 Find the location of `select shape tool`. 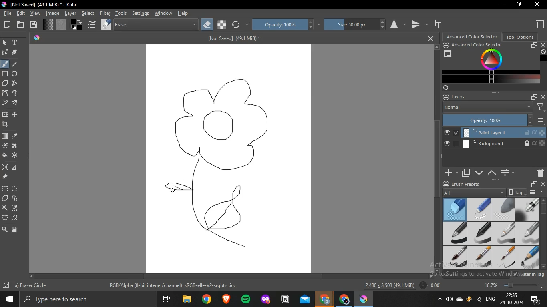

select shape tool is located at coordinates (5, 42).